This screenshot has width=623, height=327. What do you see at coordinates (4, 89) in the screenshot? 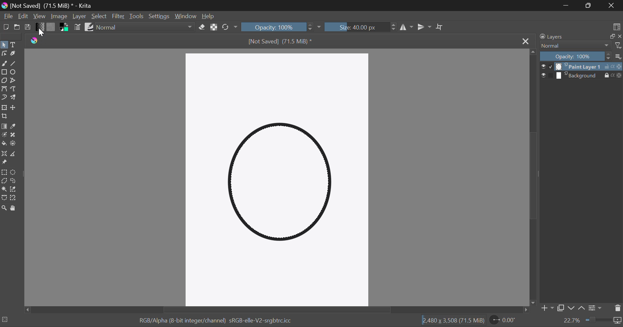
I see `Bezier Curve` at bounding box center [4, 89].